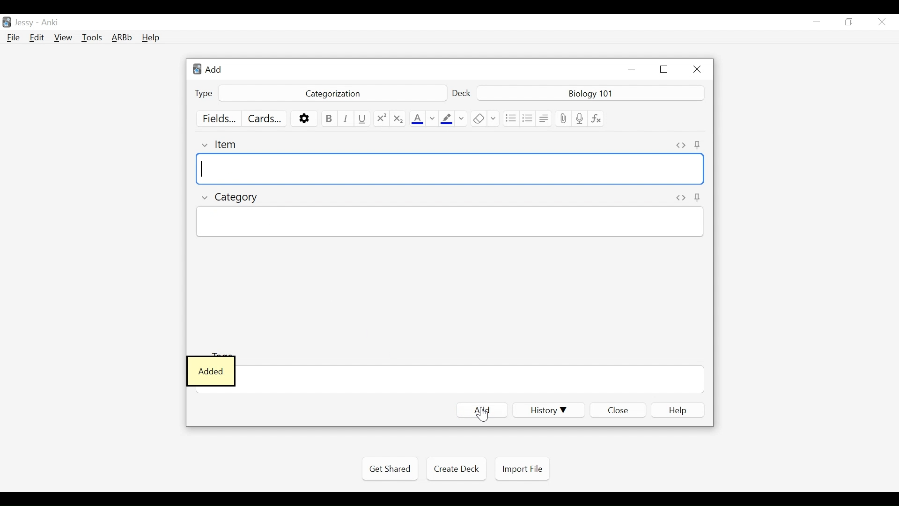 Image resolution: width=899 pixels, height=506 pixels. Describe the element at coordinates (198, 69) in the screenshot. I see `Anki logo` at that location.